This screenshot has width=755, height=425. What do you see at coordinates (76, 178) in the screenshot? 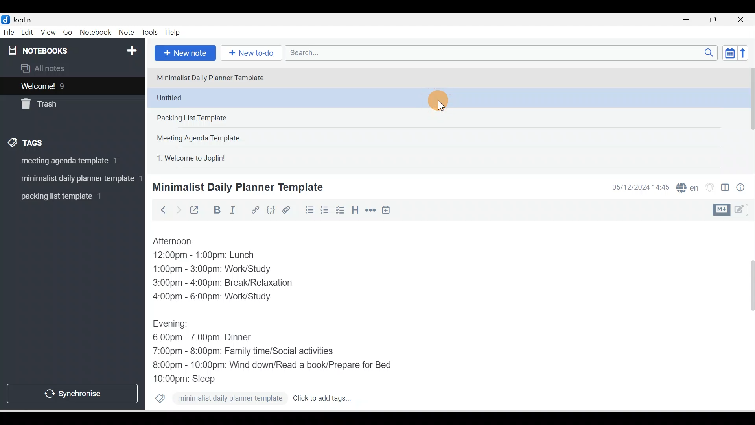
I see `tag 2` at bounding box center [76, 178].